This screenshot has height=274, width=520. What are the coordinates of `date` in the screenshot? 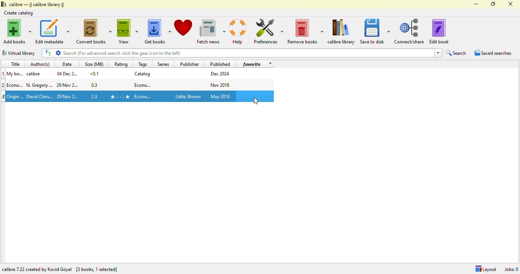 It's located at (67, 73).